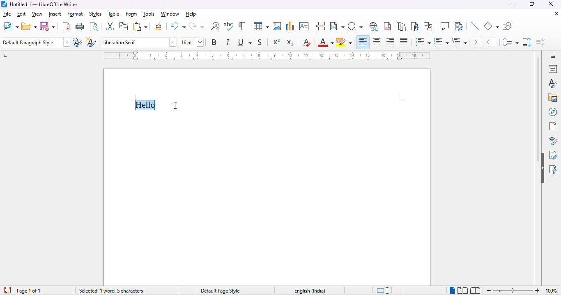  Describe the element at coordinates (532, 4) in the screenshot. I see `maximize` at that location.